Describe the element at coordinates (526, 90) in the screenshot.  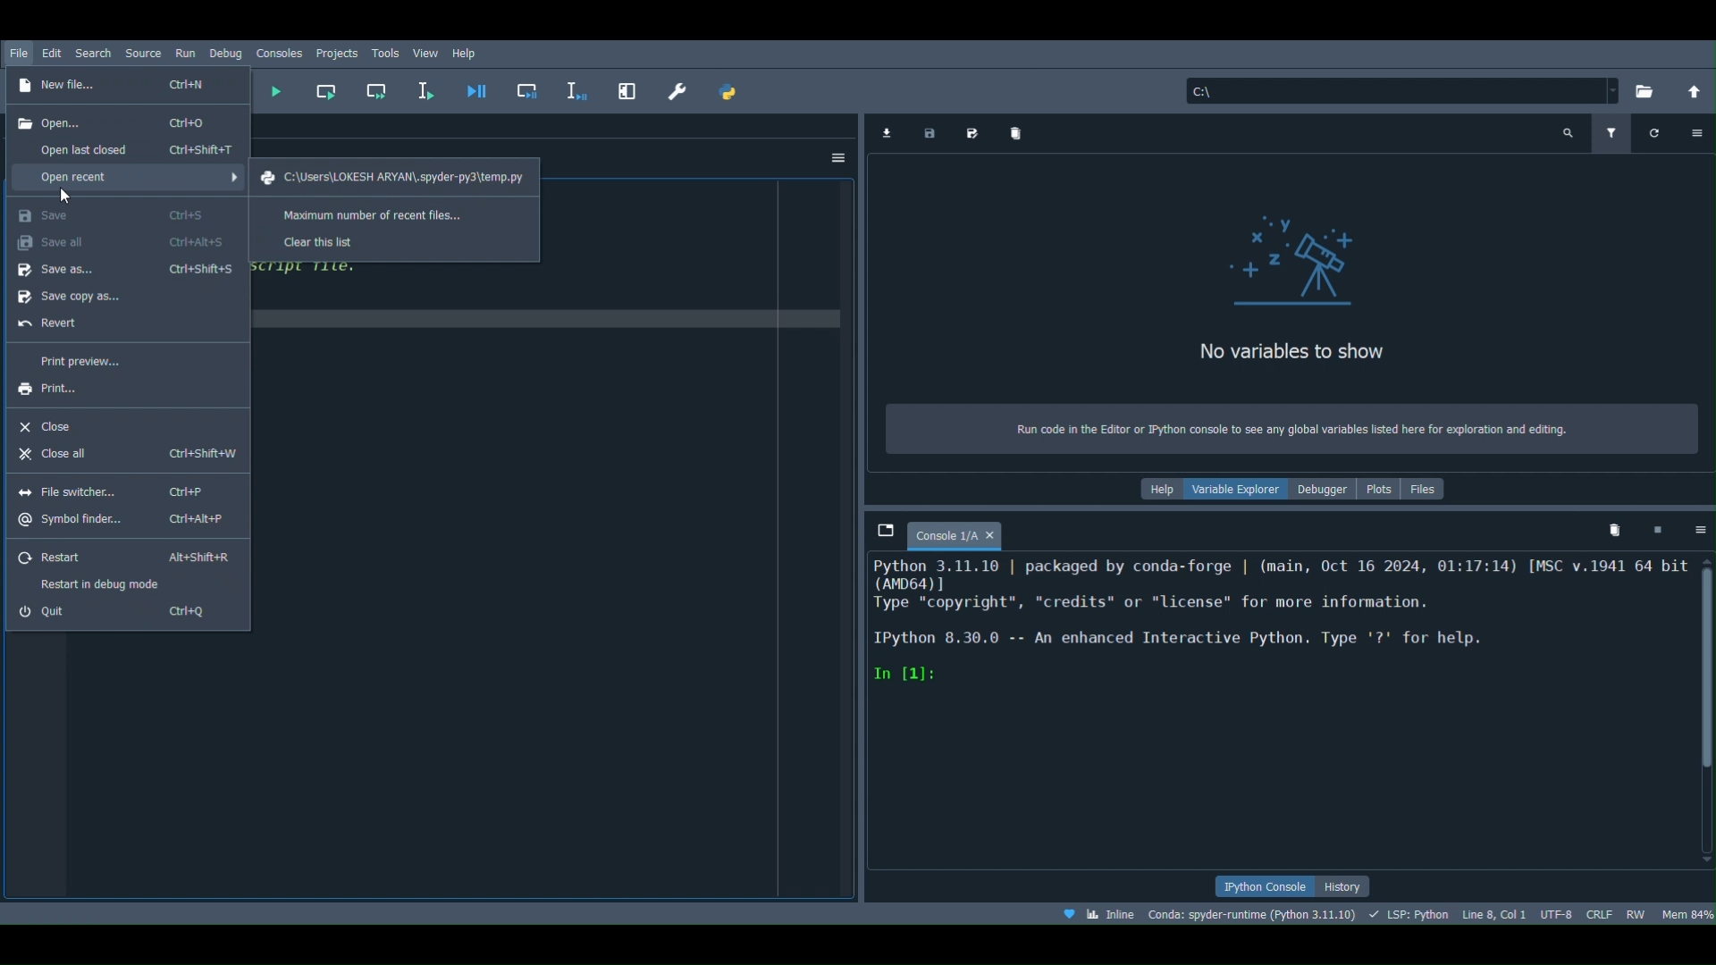
I see `Debug cell` at that location.